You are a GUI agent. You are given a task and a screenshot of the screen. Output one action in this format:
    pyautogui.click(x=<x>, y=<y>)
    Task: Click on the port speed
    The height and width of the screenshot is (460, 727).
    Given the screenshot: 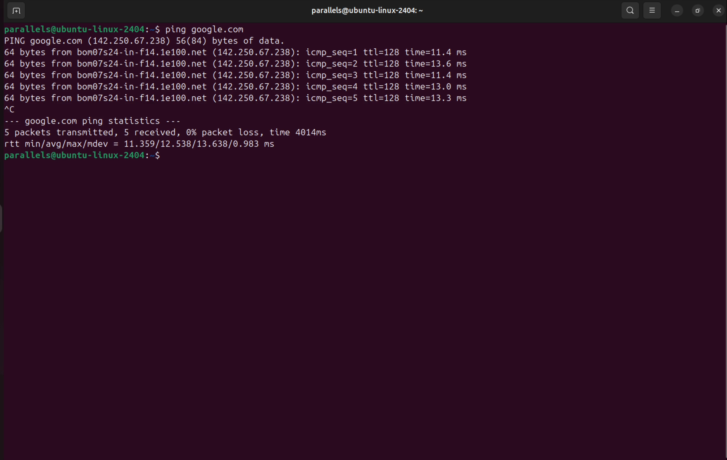 What is the action you would take?
    pyautogui.click(x=194, y=144)
    